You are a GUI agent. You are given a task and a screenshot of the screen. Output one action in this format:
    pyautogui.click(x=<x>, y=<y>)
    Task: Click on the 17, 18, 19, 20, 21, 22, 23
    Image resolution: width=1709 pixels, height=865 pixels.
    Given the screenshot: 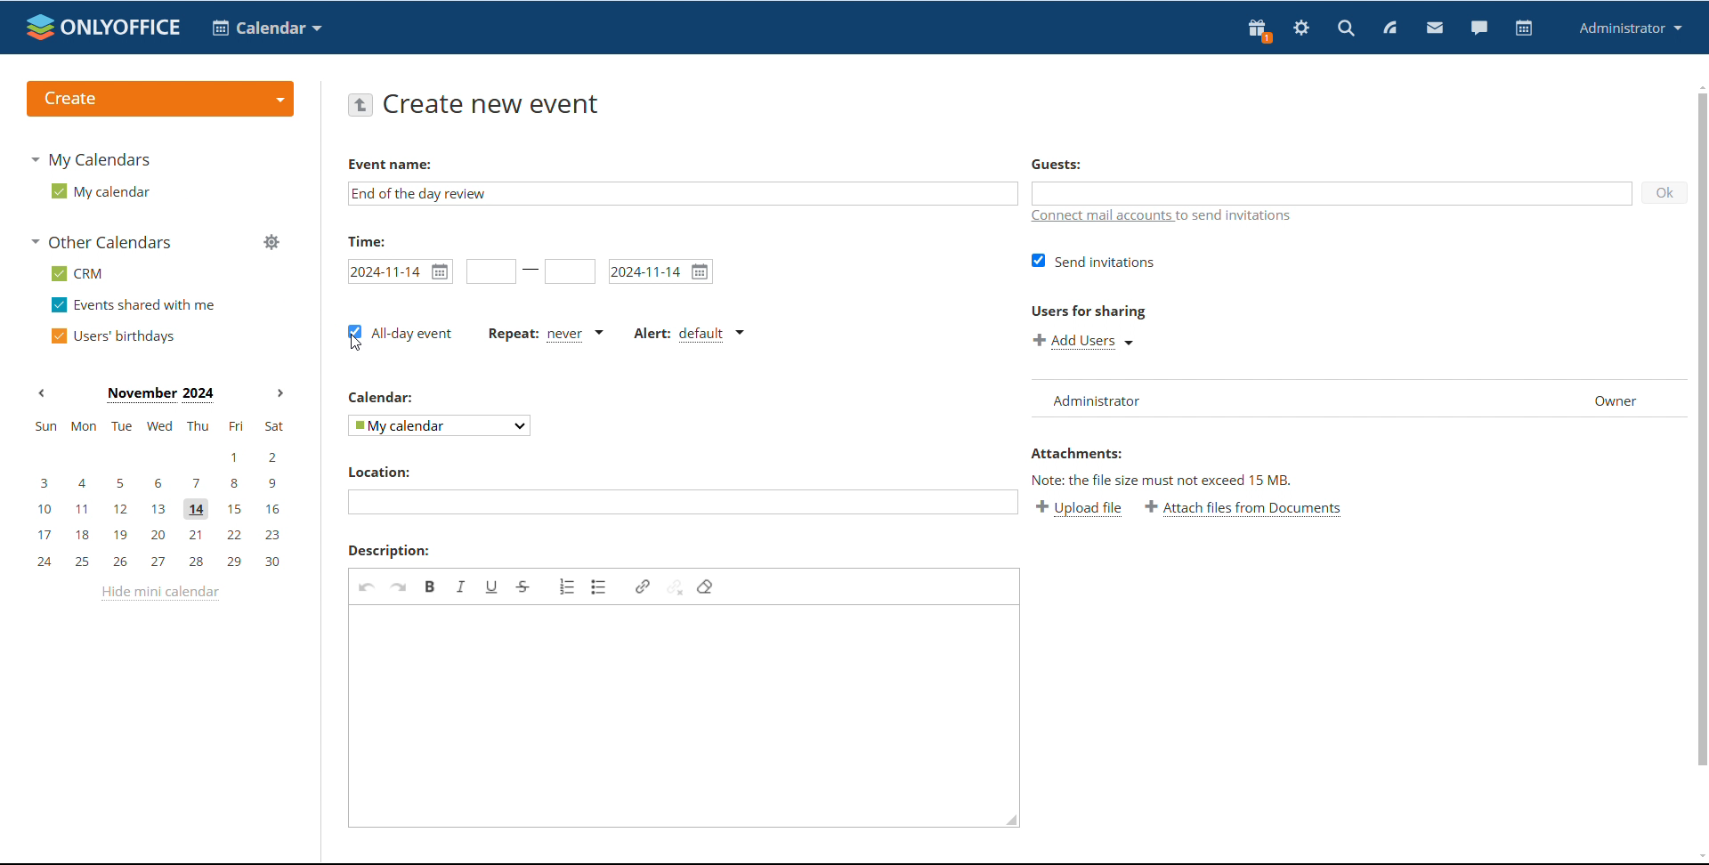 What is the action you would take?
    pyautogui.click(x=164, y=535)
    